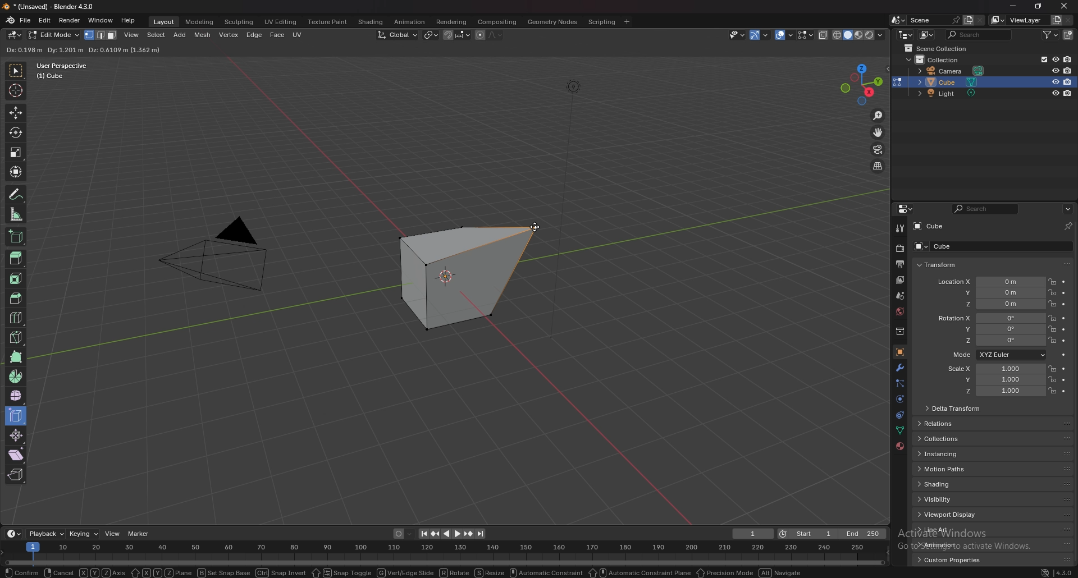  I want to click on exclude from viewlayer, so click(1040, 59).